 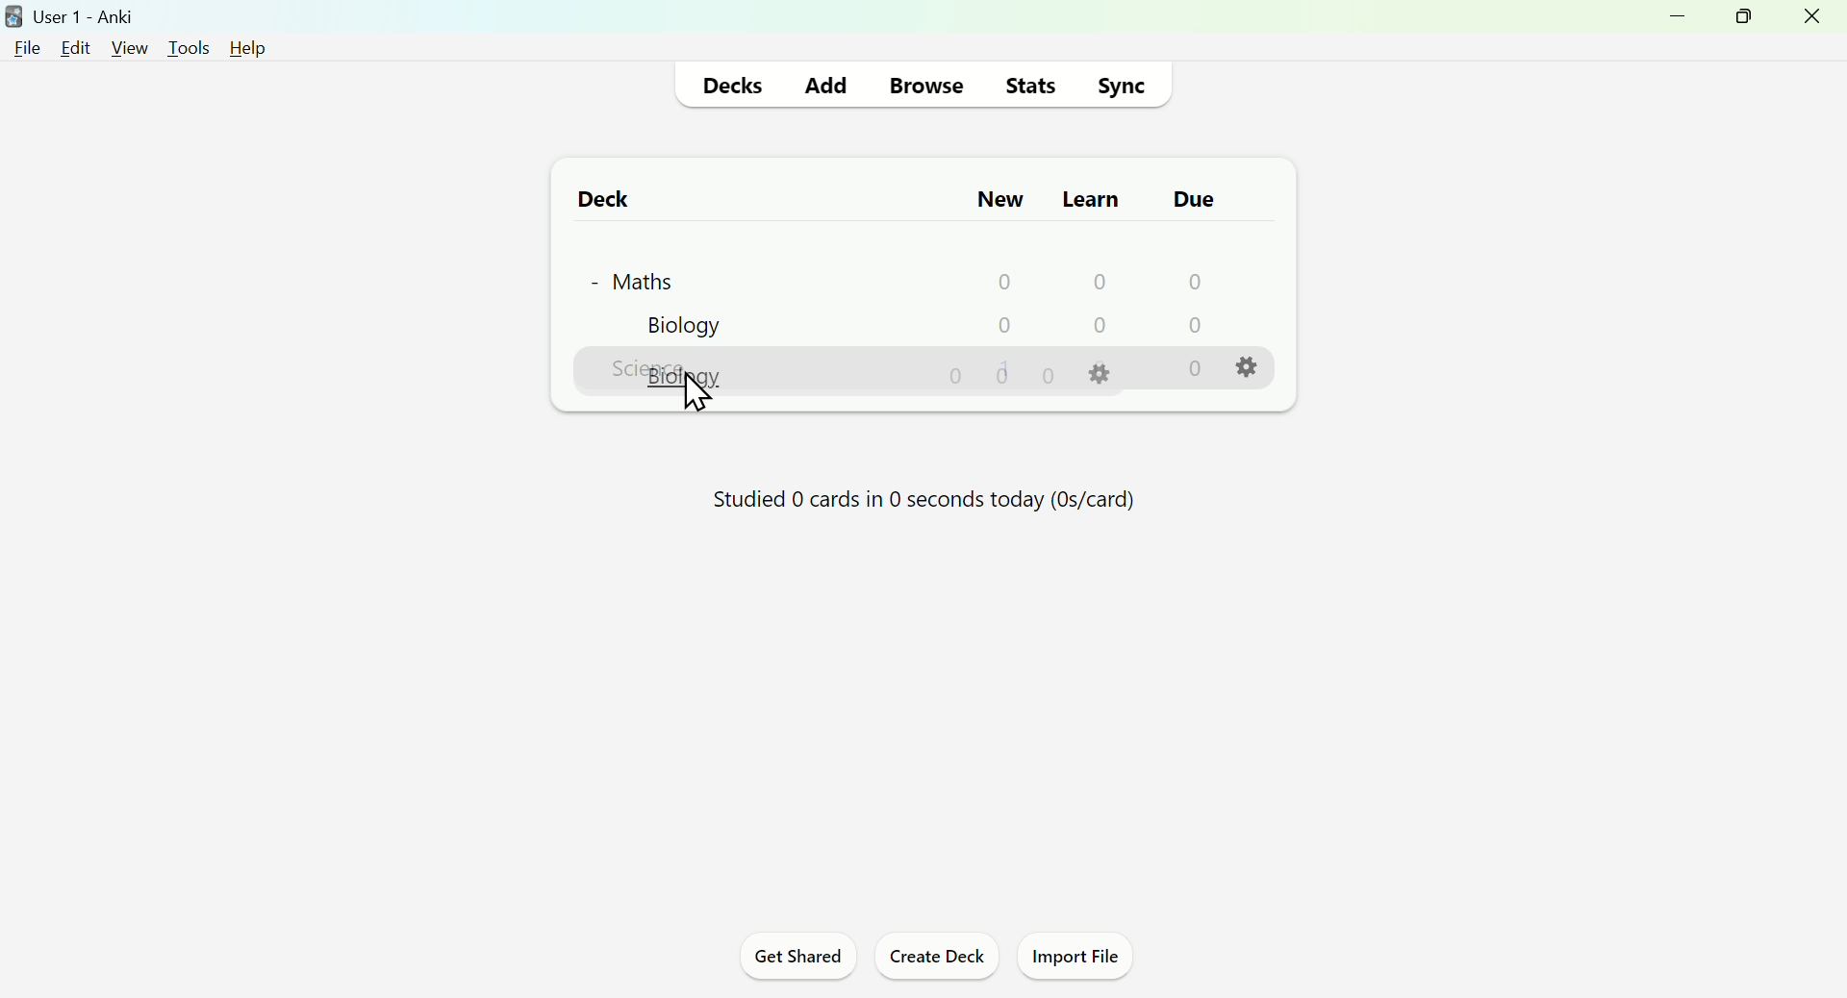 What do you see at coordinates (81, 45) in the screenshot?
I see `Edit` at bounding box center [81, 45].